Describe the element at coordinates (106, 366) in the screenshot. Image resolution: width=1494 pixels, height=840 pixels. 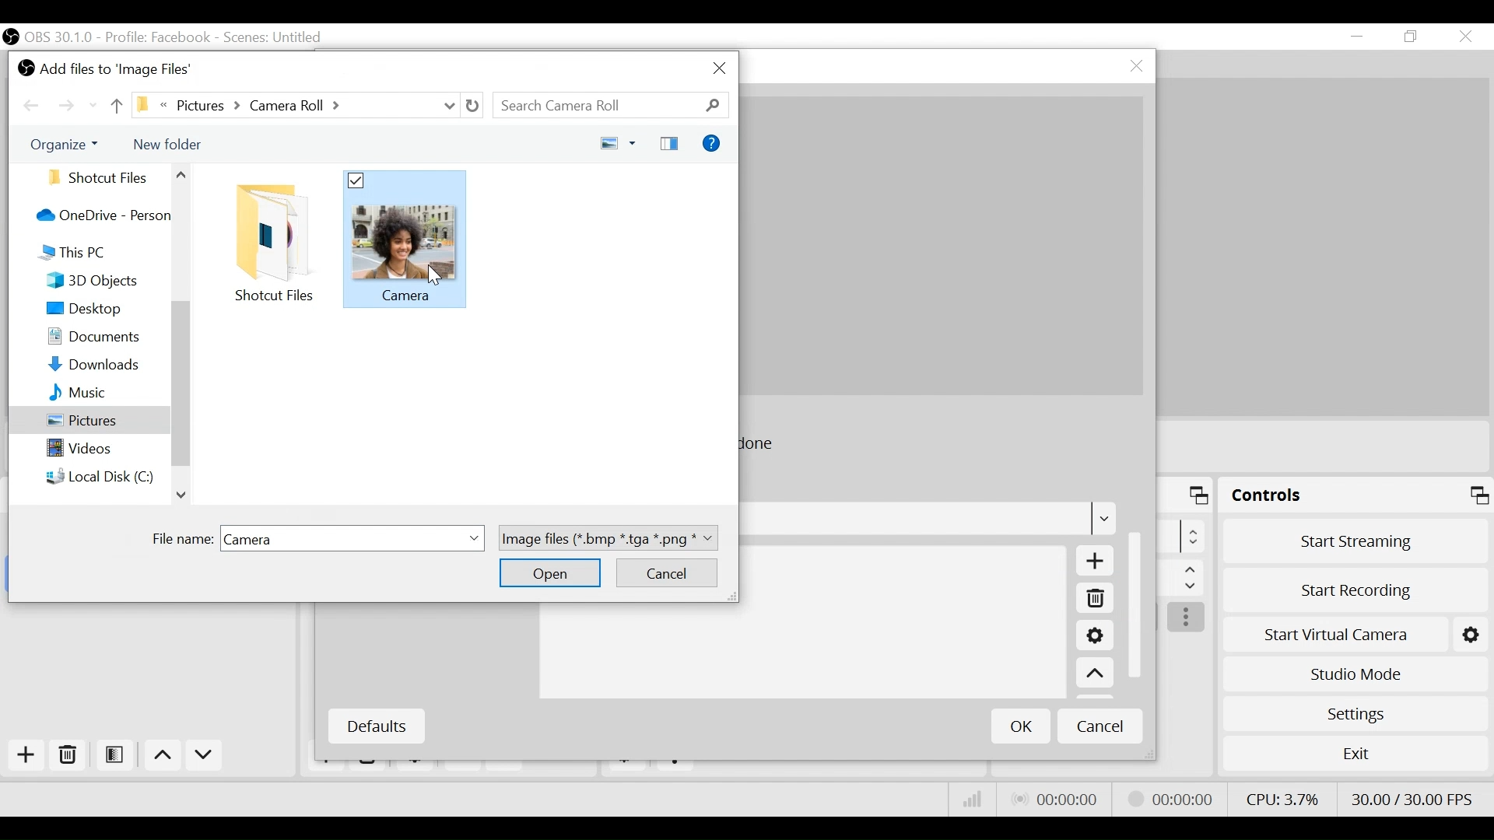
I see `Downloads` at that location.